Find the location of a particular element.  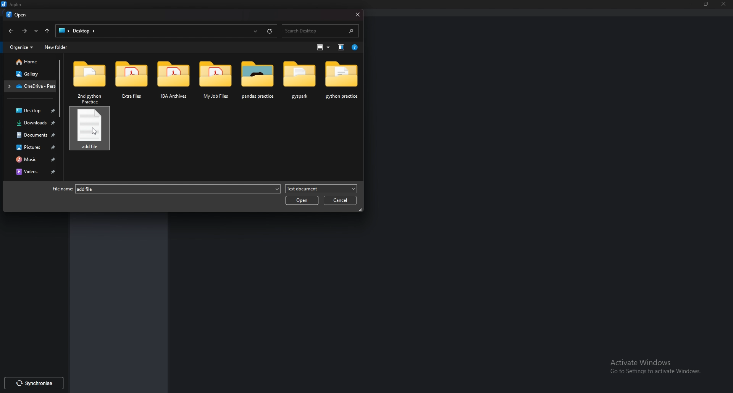

path is located at coordinates (77, 31).